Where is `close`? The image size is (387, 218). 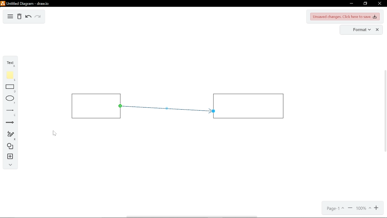 close is located at coordinates (377, 30).